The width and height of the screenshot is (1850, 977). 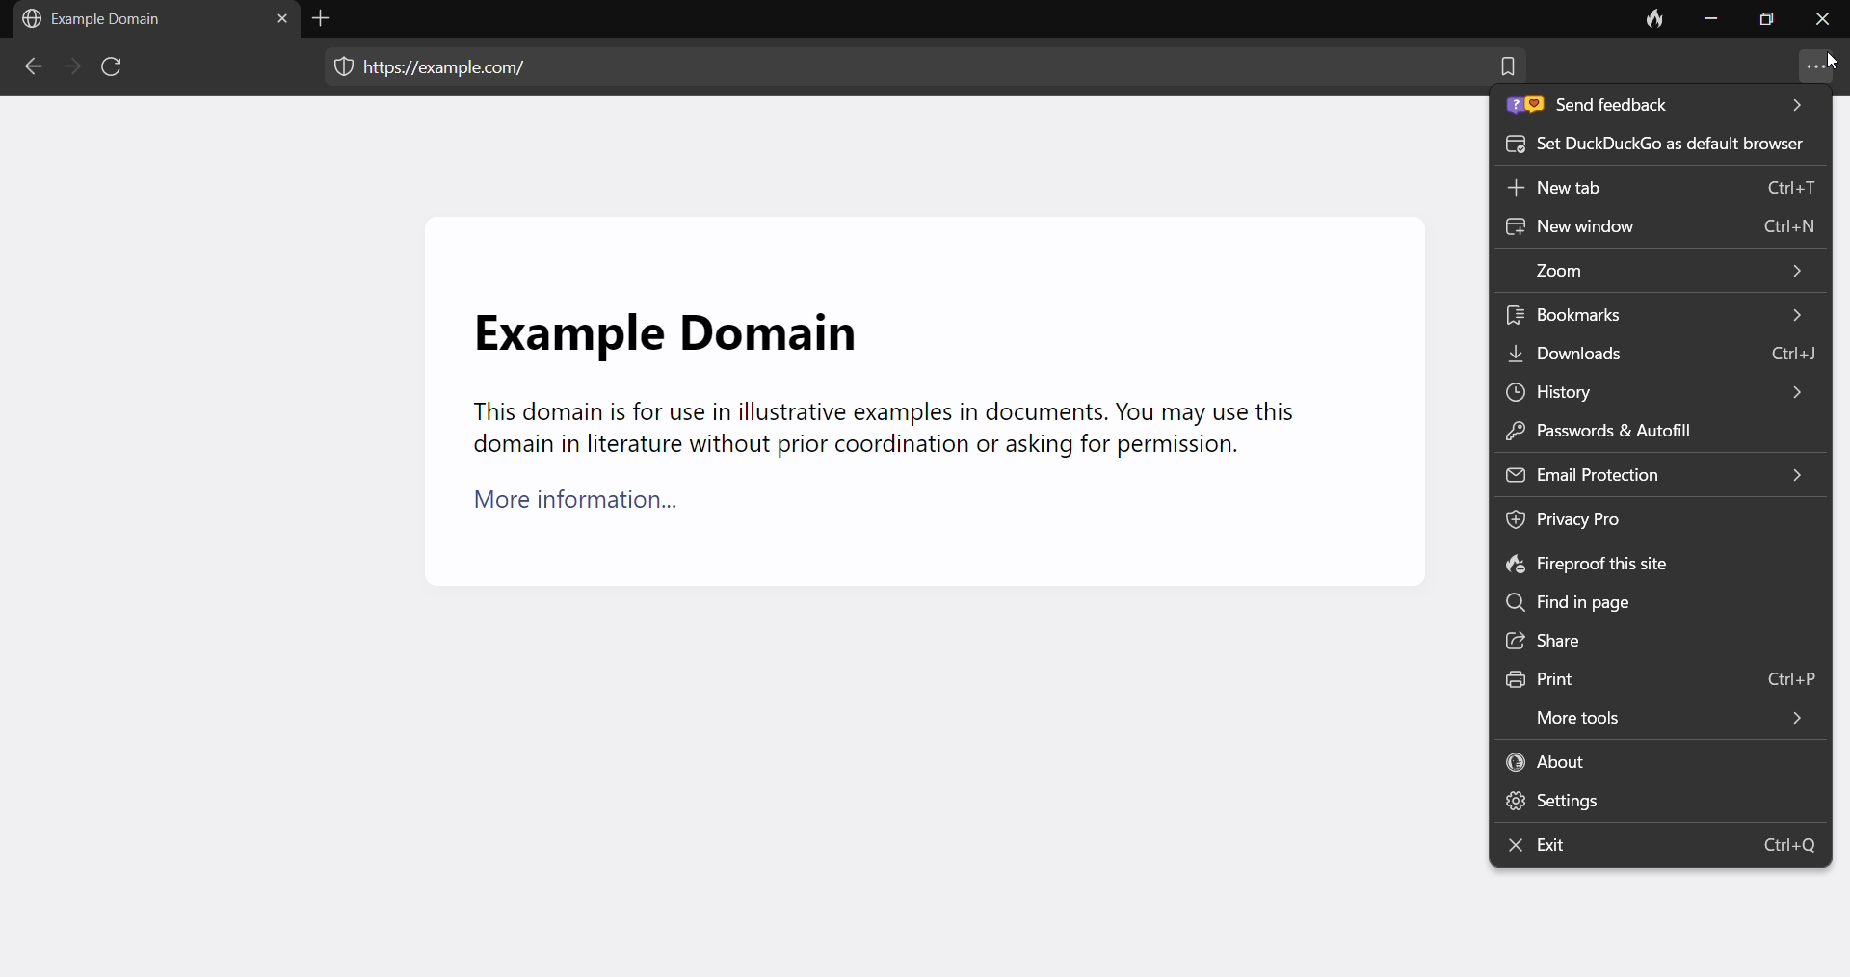 What do you see at coordinates (31, 69) in the screenshot?
I see `backward` at bounding box center [31, 69].